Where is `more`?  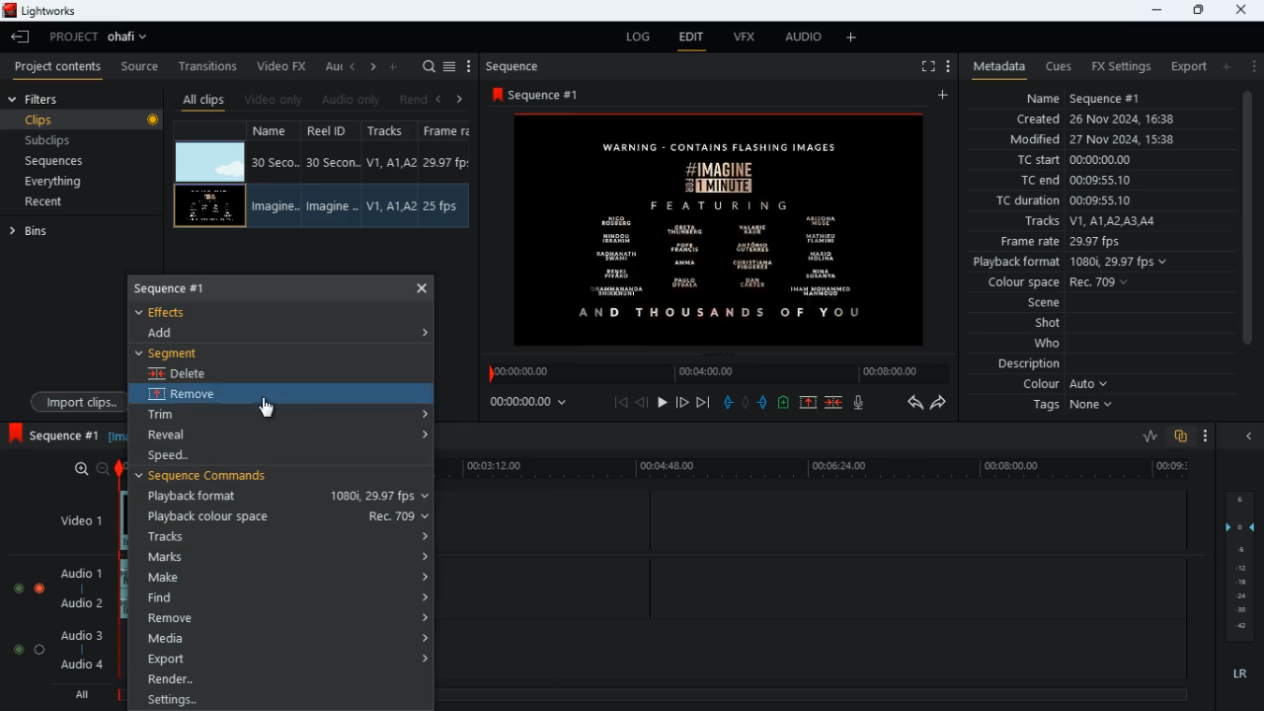 more is located at coordinates (850, 39).